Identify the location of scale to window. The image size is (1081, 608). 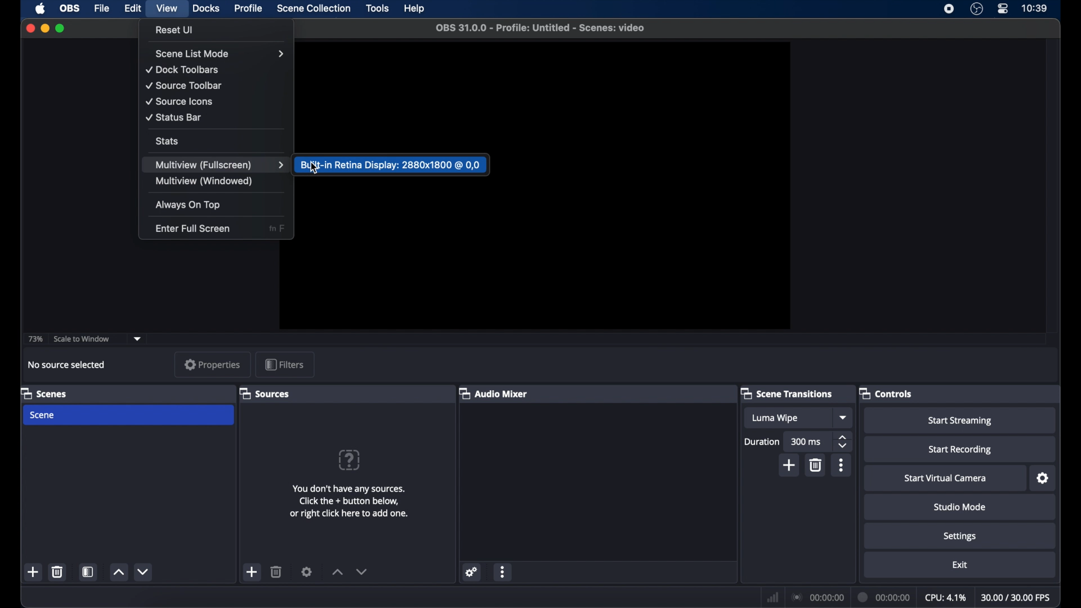
(82, 339).